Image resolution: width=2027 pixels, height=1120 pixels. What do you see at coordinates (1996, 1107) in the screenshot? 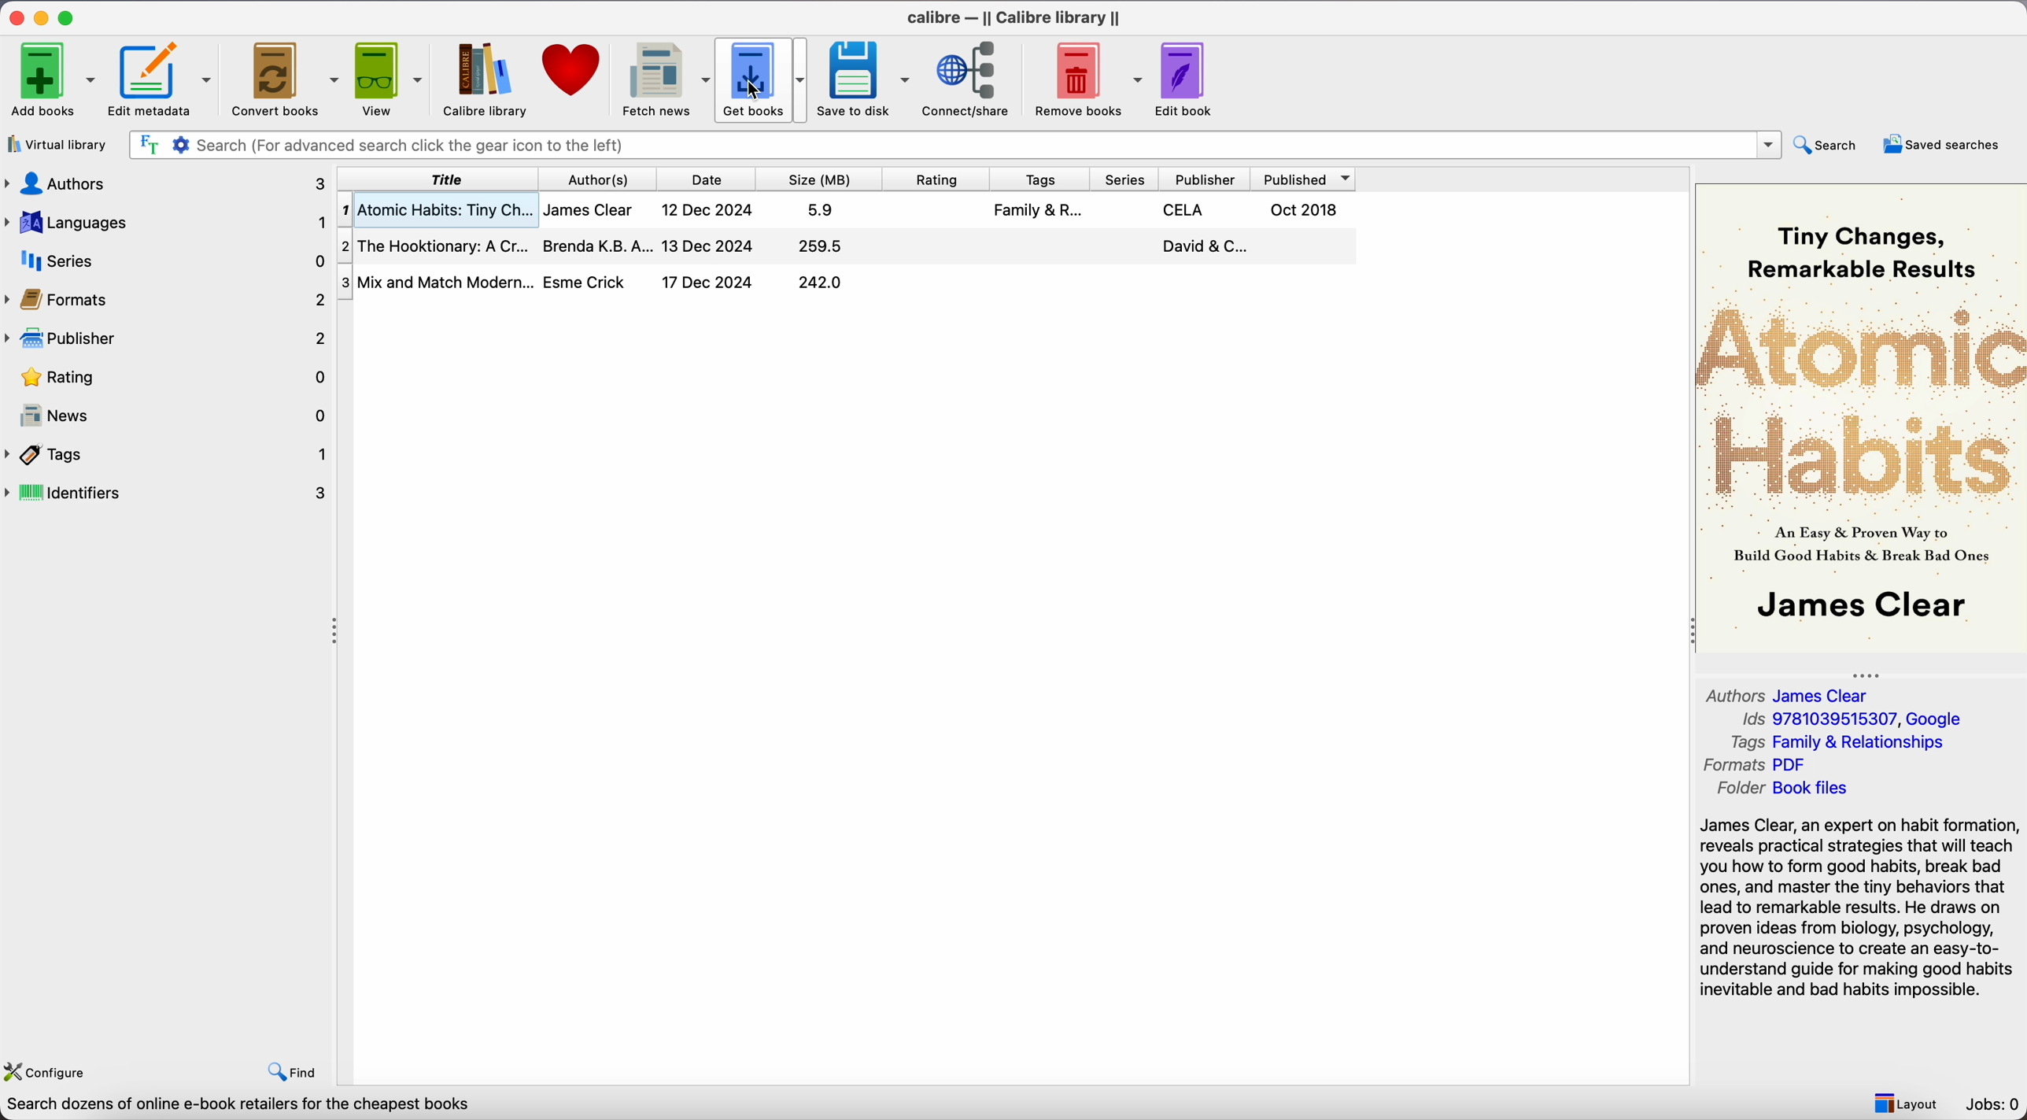
I see `Jobs: 0` at bounding box center [1996, 1107].